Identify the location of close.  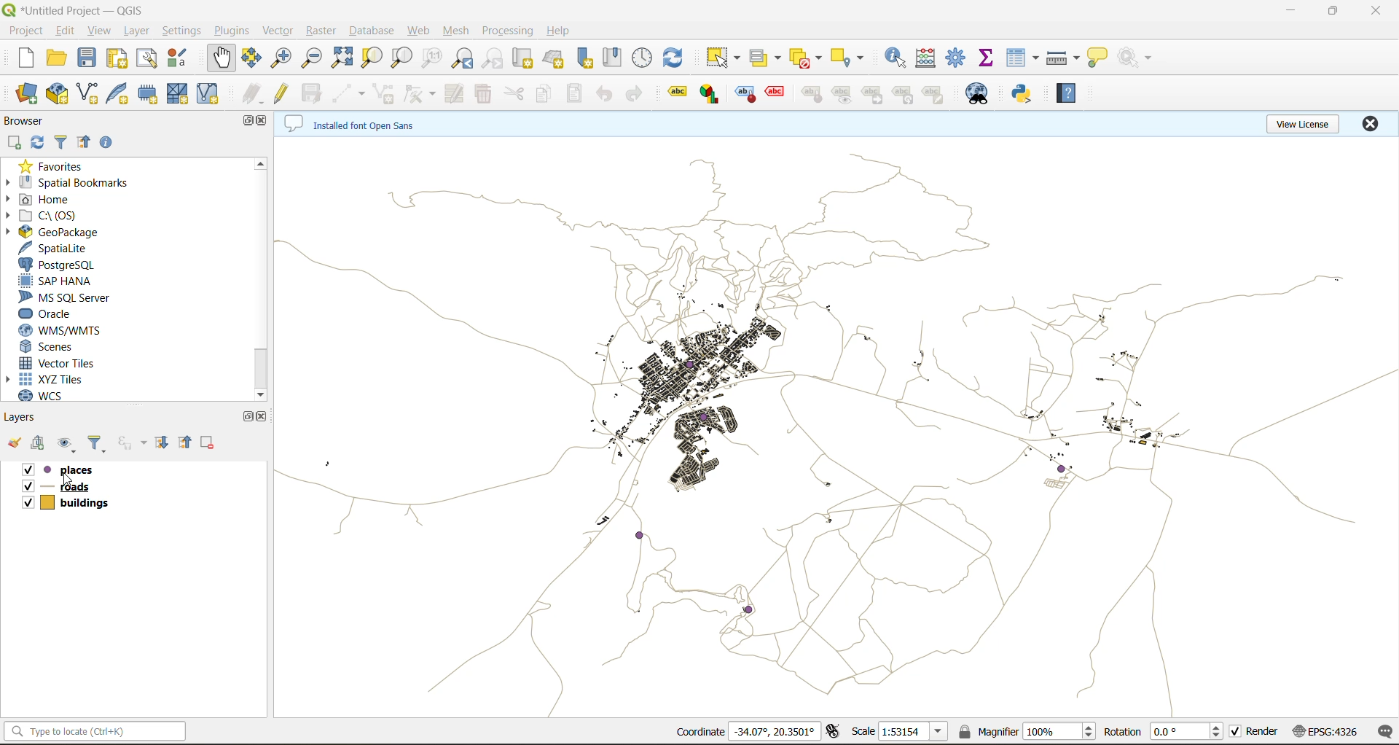
(1368, 125).